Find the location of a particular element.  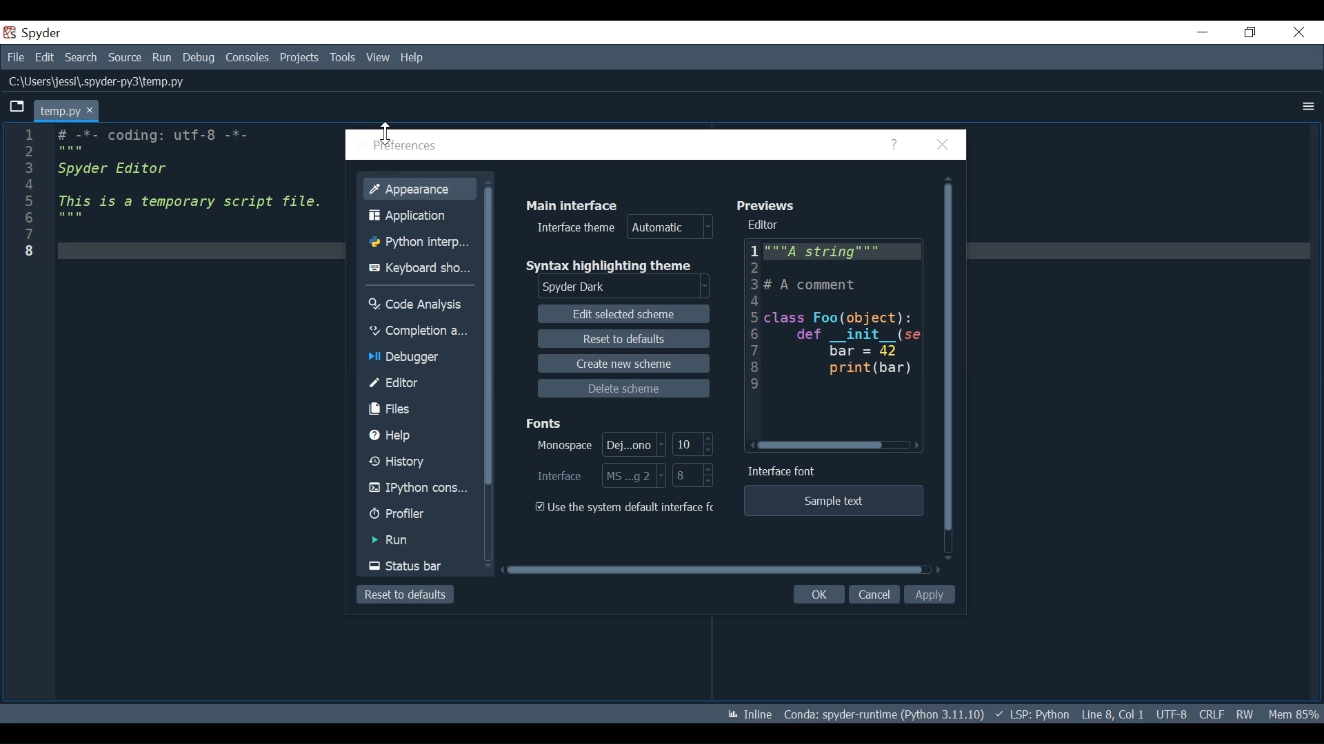

Run is located at coordinates (162, 59).